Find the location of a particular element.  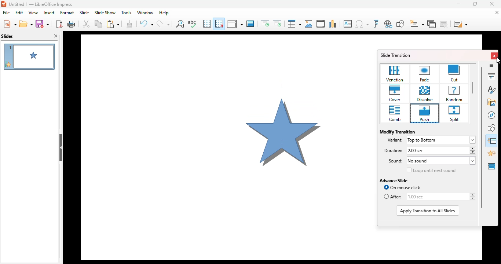

export directly as PDF is located at coordinates (59, 23).